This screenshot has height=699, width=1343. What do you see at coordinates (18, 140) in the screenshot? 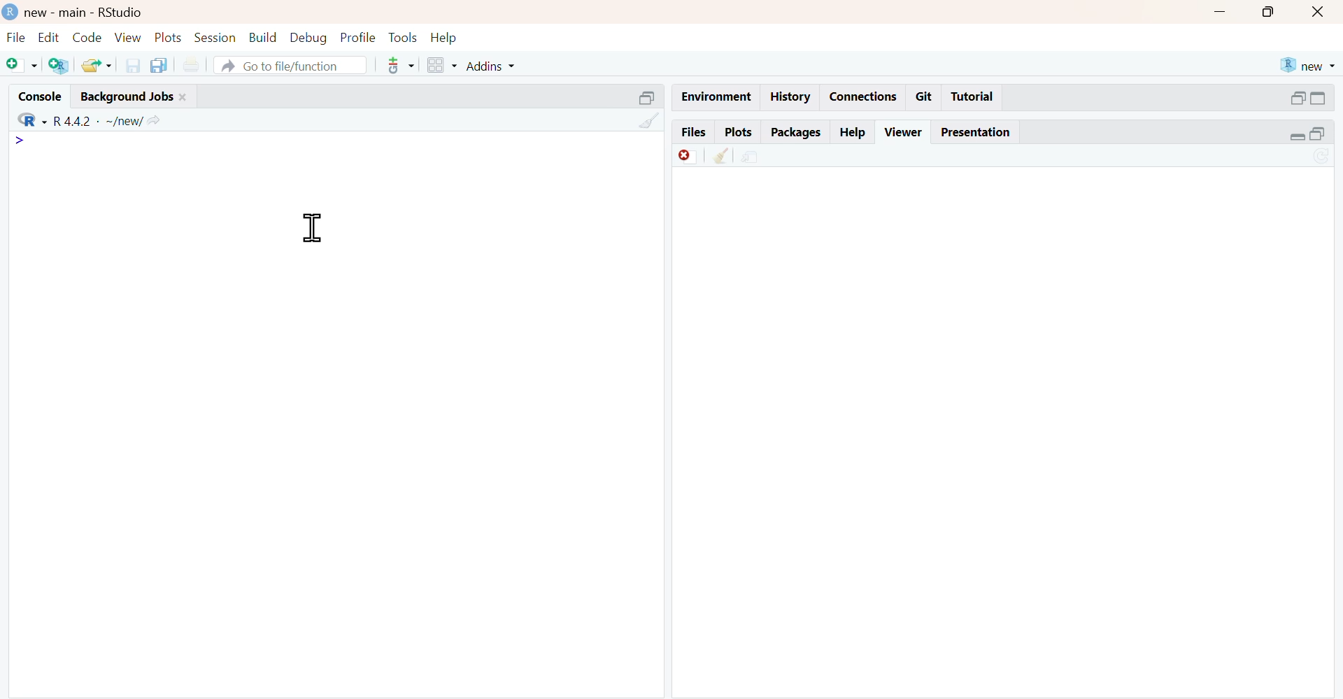
I see `>` at bounding box center [18, 140].